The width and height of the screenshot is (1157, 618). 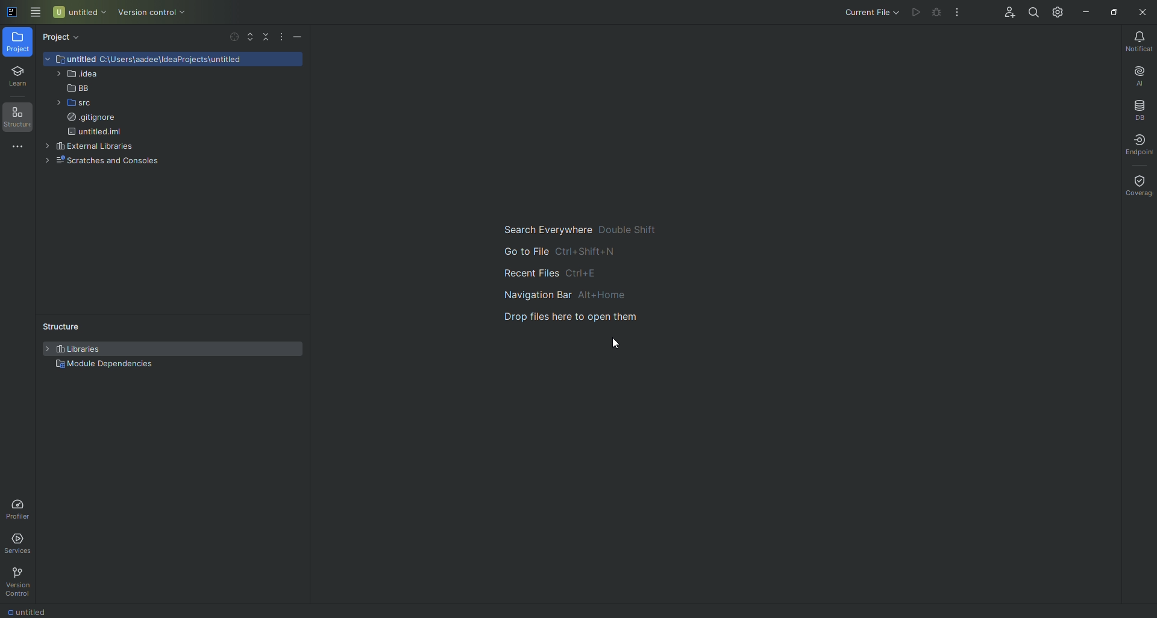 I want to click on Project, so click(x=18, y=43).